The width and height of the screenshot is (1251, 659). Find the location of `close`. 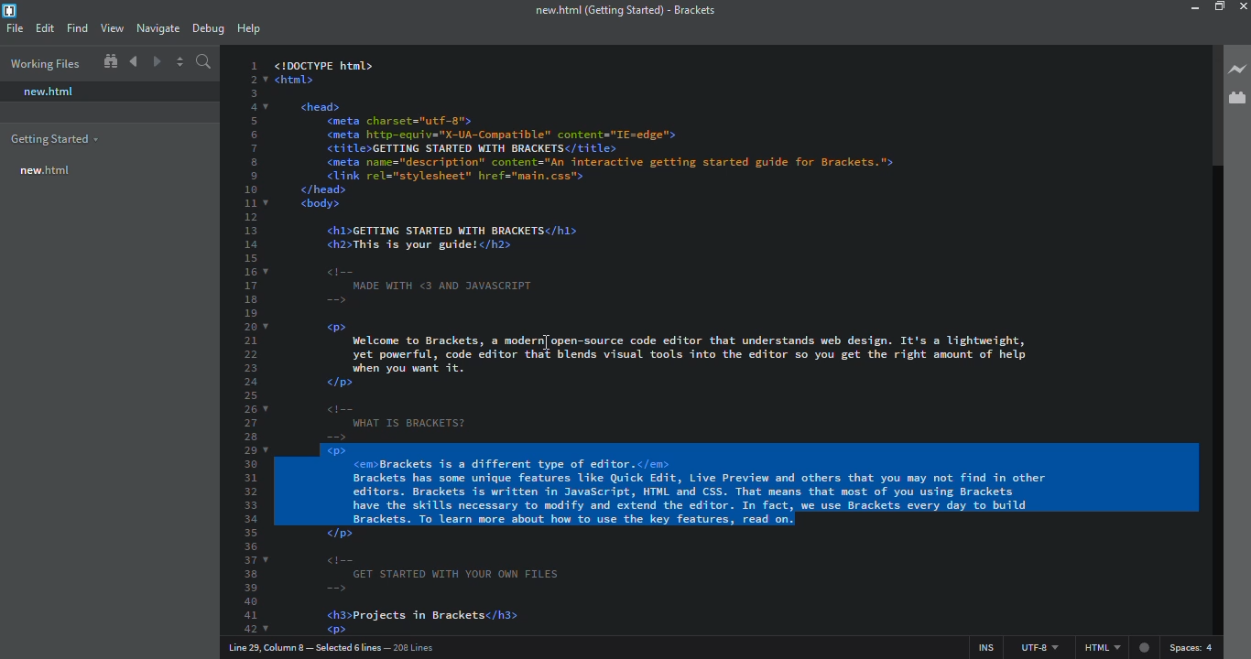

close is located at coordinates (1243, 5).